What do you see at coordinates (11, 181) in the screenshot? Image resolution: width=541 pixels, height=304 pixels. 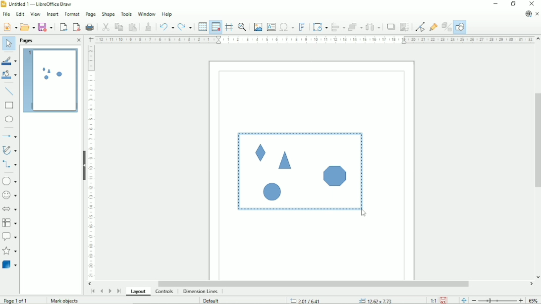 I see `Basic shapes` at bounding box center [11, 181].